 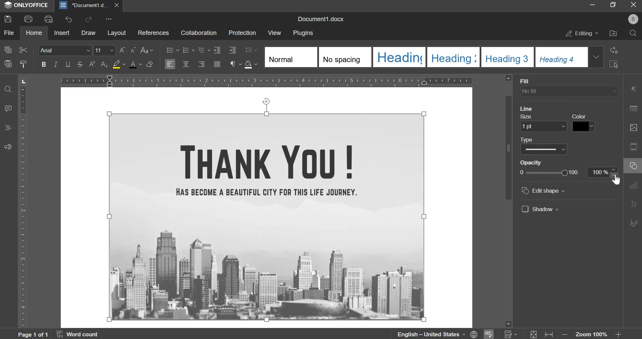 I want to click on font, so click(x=64, y=50).